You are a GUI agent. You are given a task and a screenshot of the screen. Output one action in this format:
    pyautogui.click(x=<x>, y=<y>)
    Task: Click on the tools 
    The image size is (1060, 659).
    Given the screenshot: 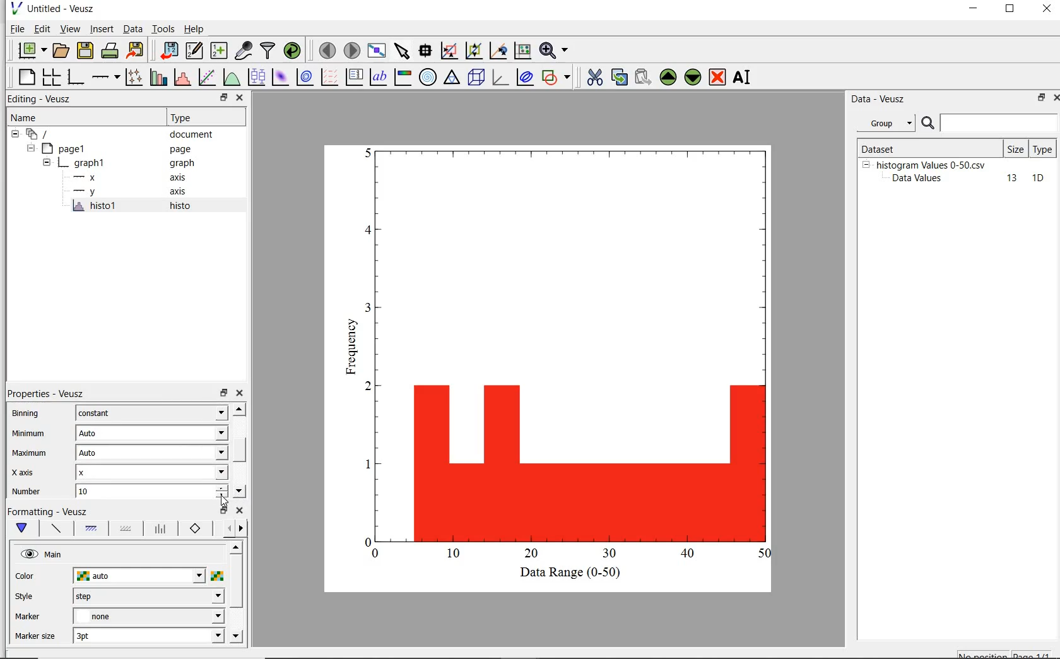 What is the action you would take?
    pyautogui.click(x=164, y=28)
    